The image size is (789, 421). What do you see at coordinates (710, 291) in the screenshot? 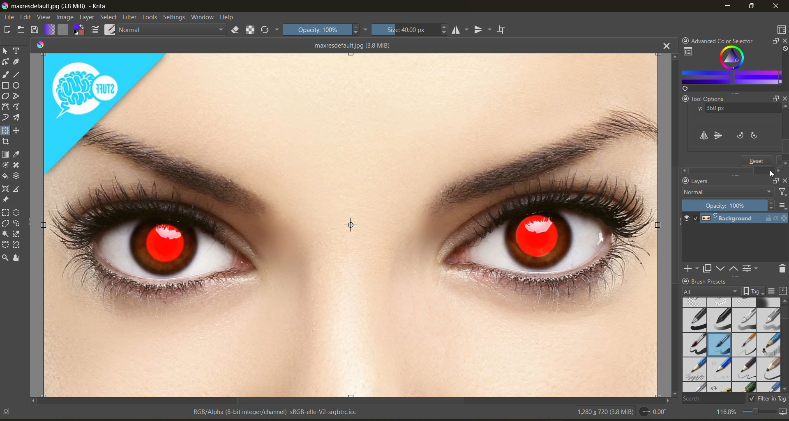
I see `tag` at bounding box center [710, 291].